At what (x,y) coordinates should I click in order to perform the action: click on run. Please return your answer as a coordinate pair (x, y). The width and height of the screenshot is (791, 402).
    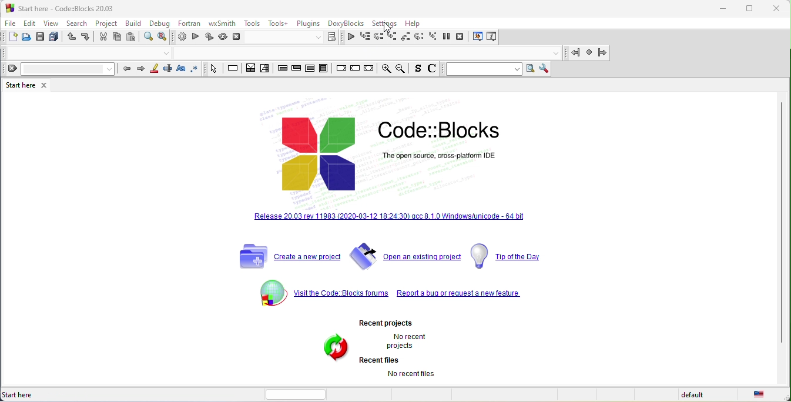
    Looking at the image, I should click on (197, 38).